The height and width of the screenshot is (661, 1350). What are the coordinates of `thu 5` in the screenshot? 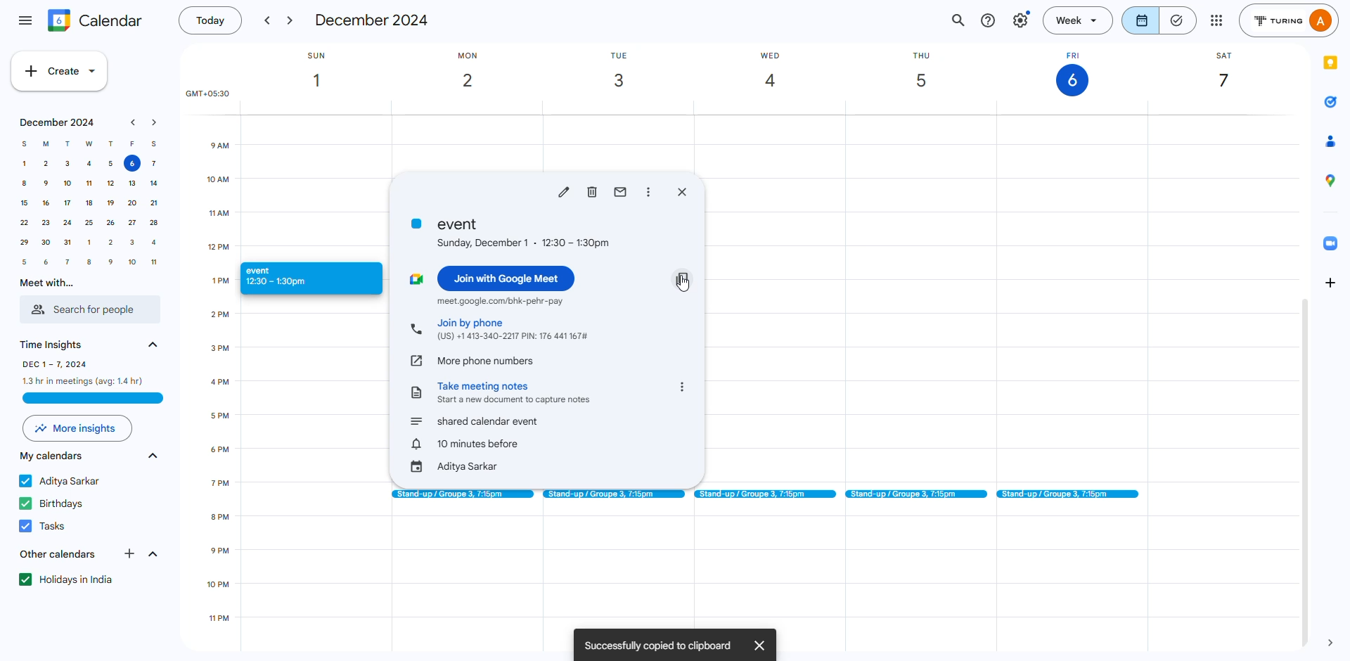 It's located at (932, 72).